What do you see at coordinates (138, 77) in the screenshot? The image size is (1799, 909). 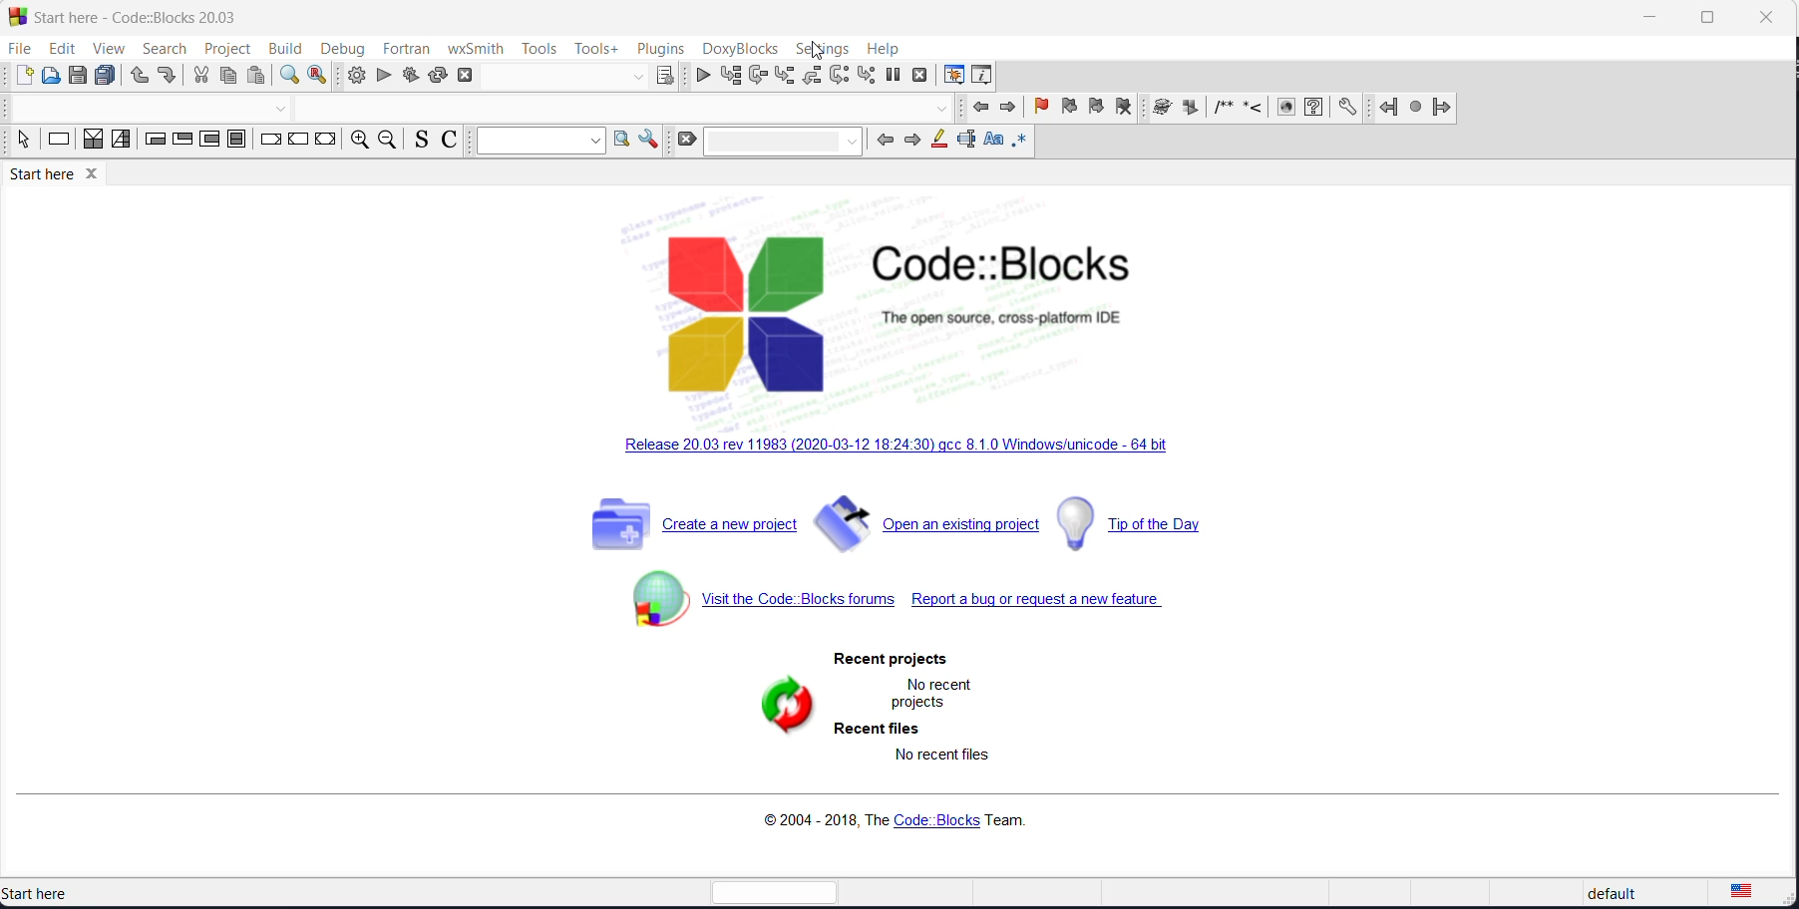 I see `undo` at bounding box center [138, 77].